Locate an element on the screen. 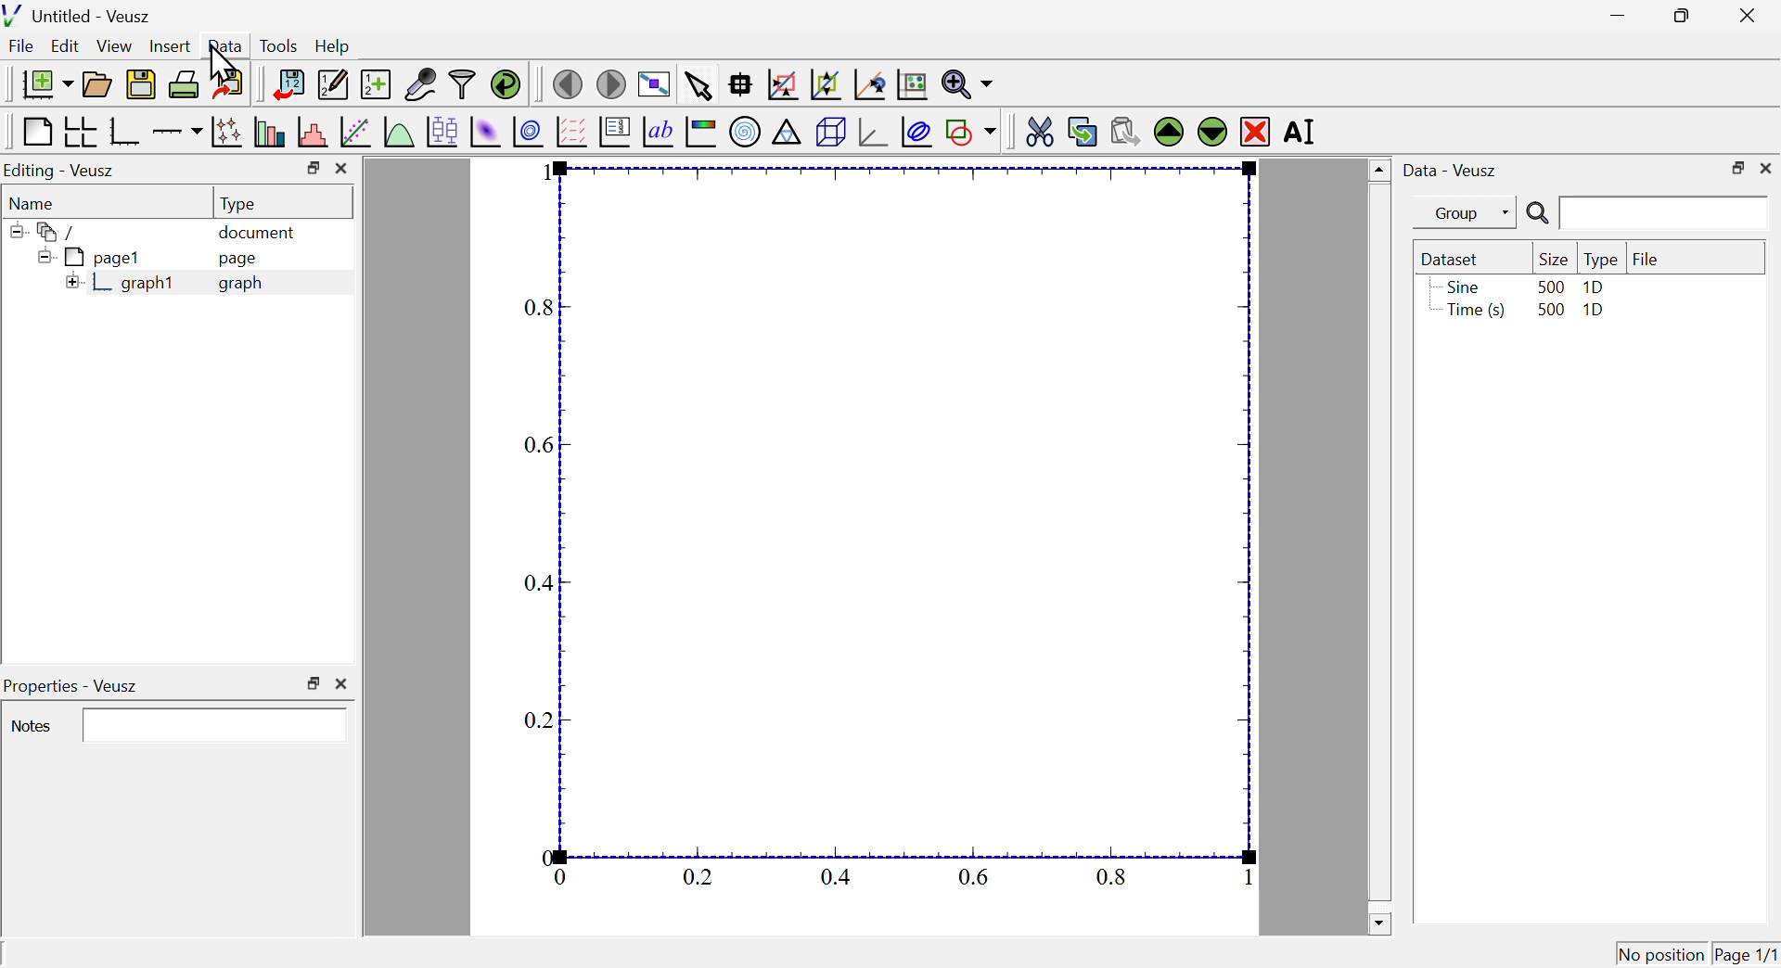  no position is located at coordinates (1661, 952).